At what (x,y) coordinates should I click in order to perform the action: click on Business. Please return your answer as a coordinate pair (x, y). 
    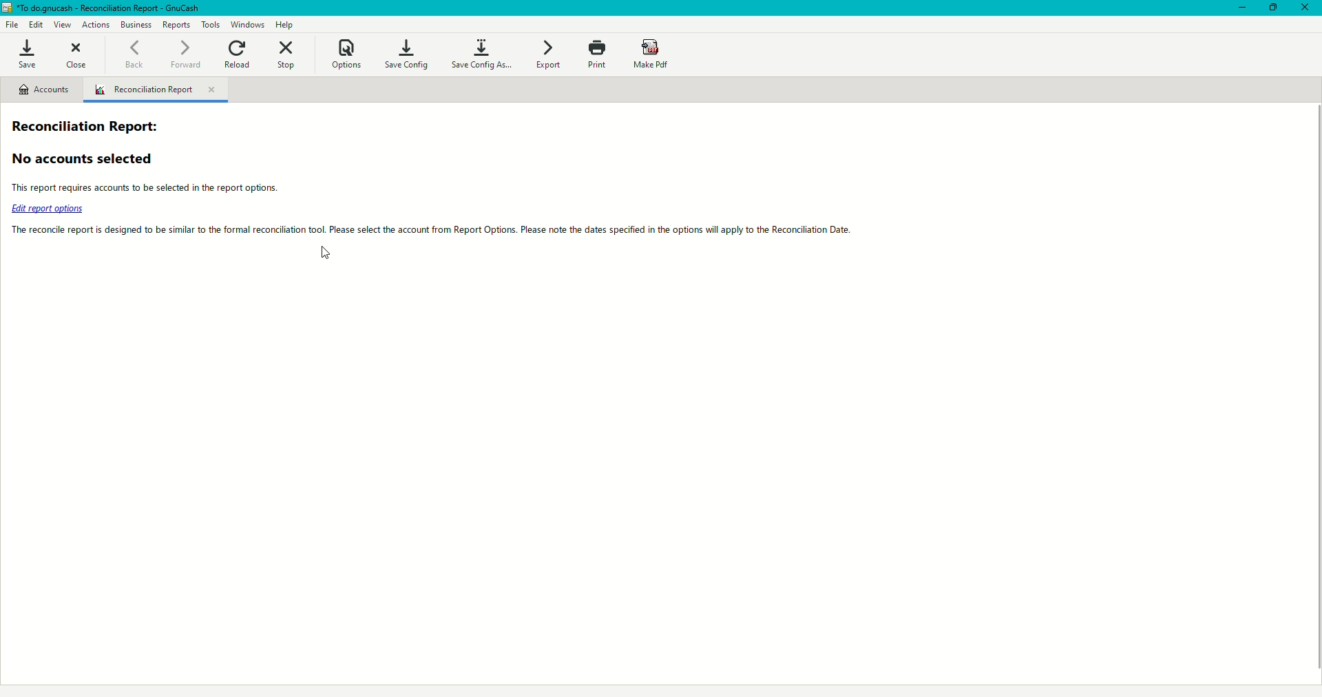
    Looking at the image, I should click on (136, 24).